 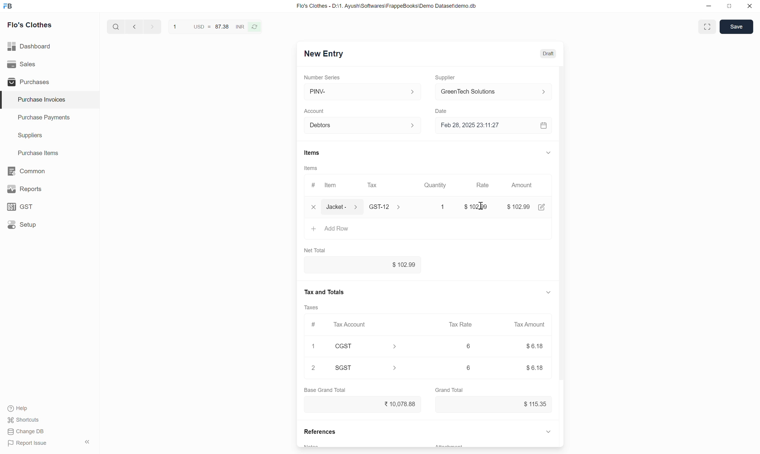 I want to click on Frappe Books logo, so click(x=7, y=6).